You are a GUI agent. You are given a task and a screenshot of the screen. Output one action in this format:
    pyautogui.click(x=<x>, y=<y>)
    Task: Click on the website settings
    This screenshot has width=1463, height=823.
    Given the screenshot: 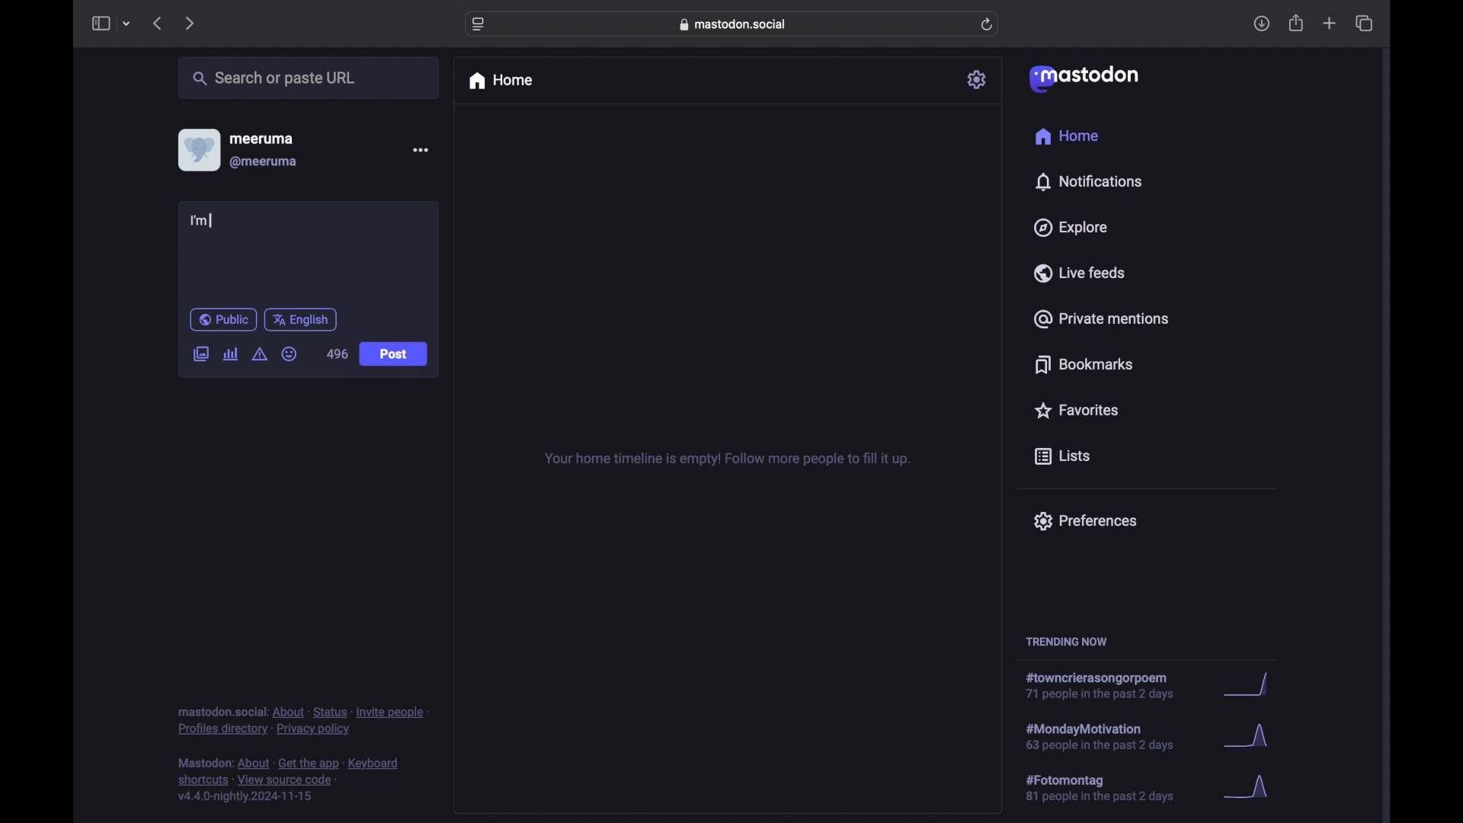 What is the action you would take?
    pyautogui.click(x=479, y=25)
    